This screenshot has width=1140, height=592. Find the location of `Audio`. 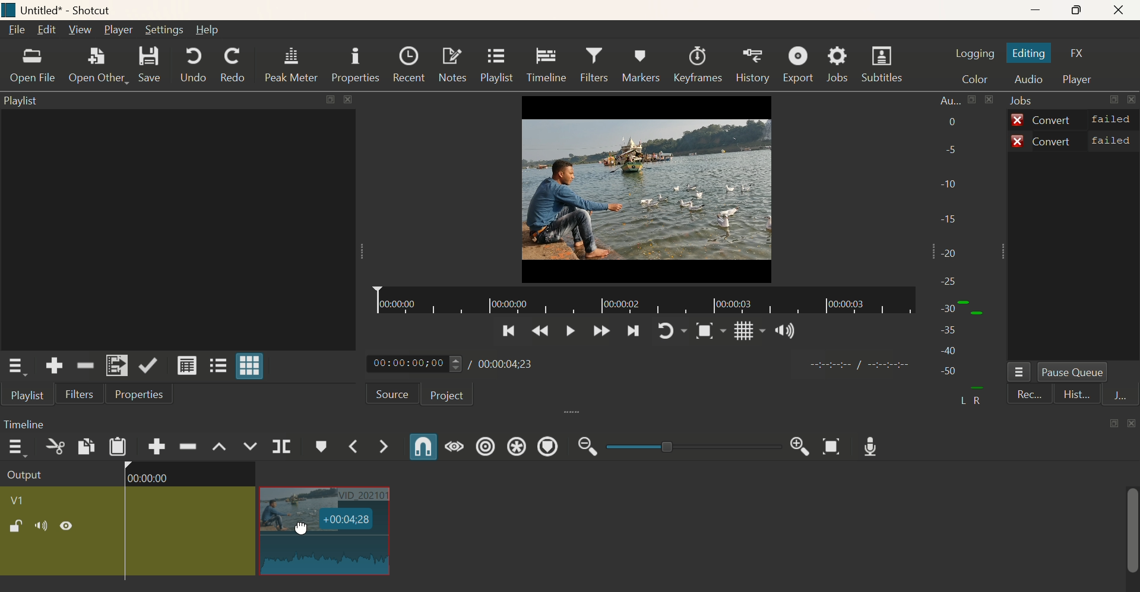

Audio is located at coordinates (1030, 79).